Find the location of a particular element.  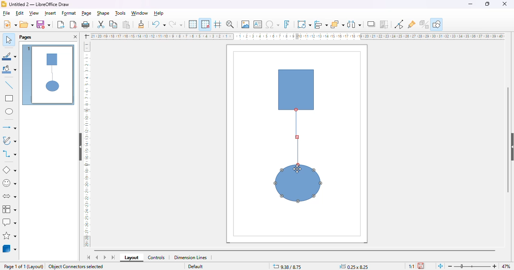

format is located at coordinates (69, 13).